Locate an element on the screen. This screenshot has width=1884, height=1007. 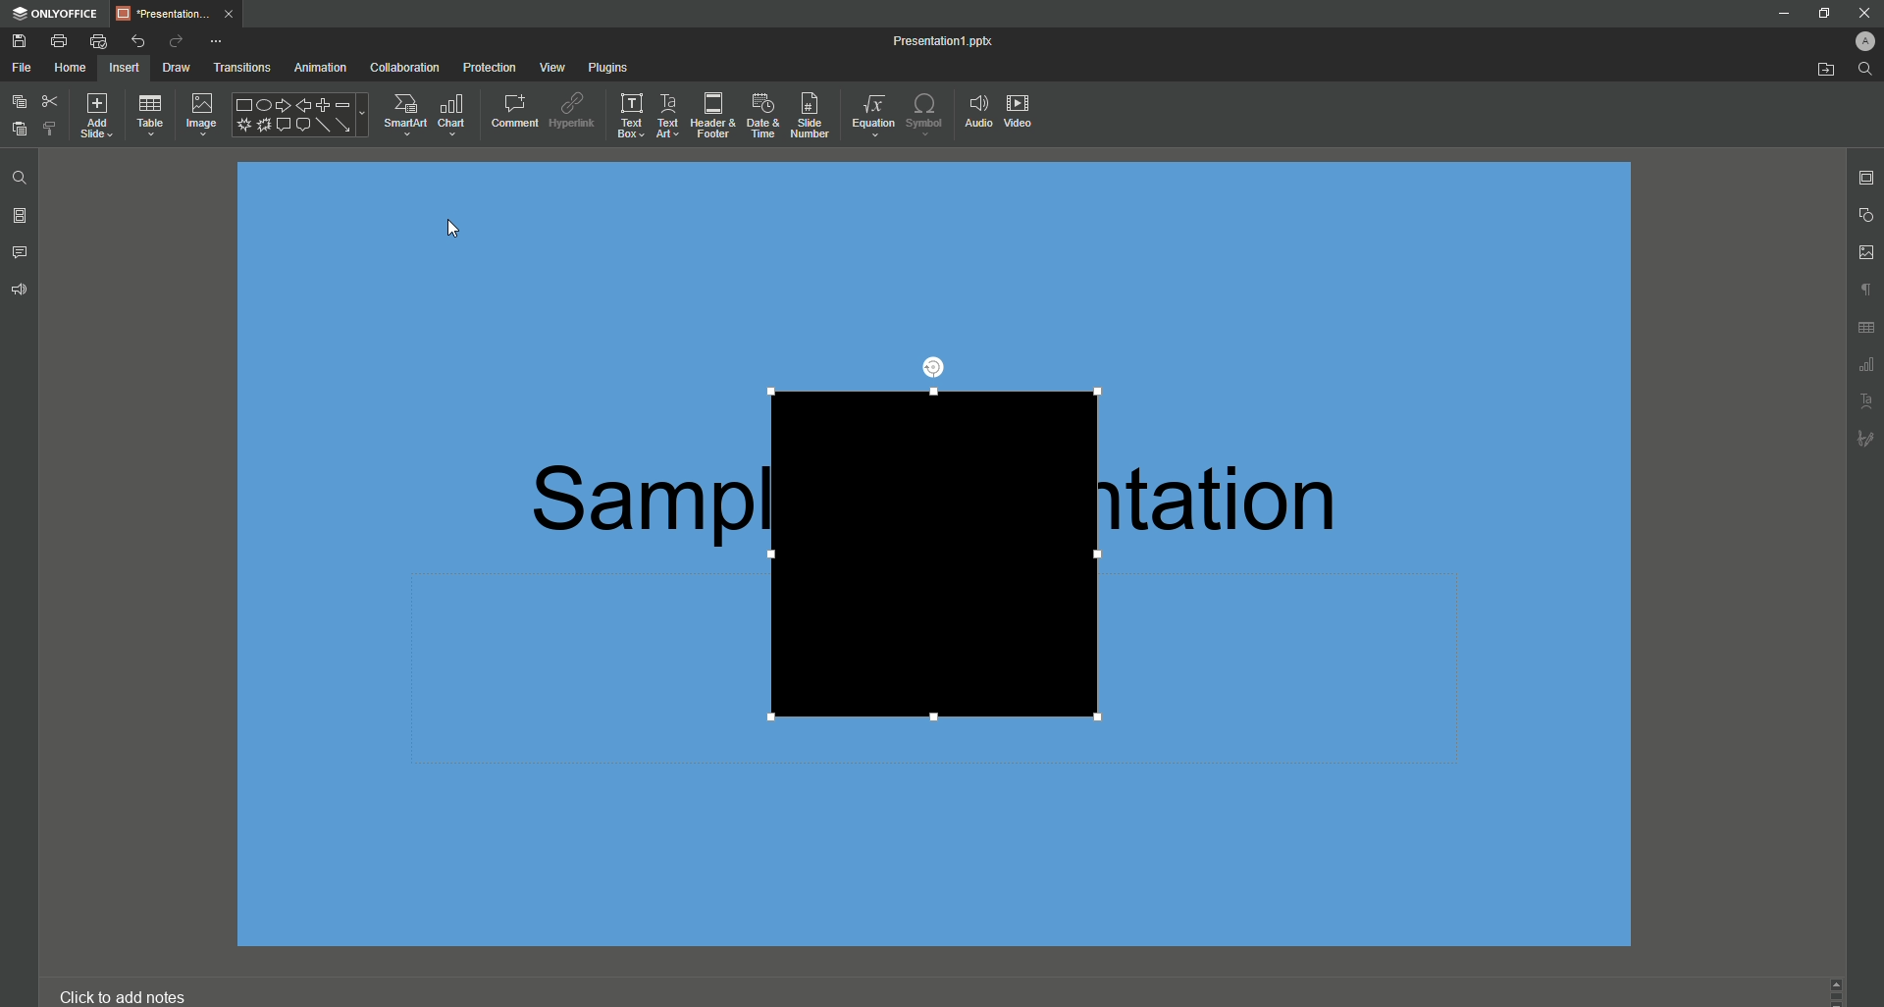
Symbol is located at coordinates (924, 113).